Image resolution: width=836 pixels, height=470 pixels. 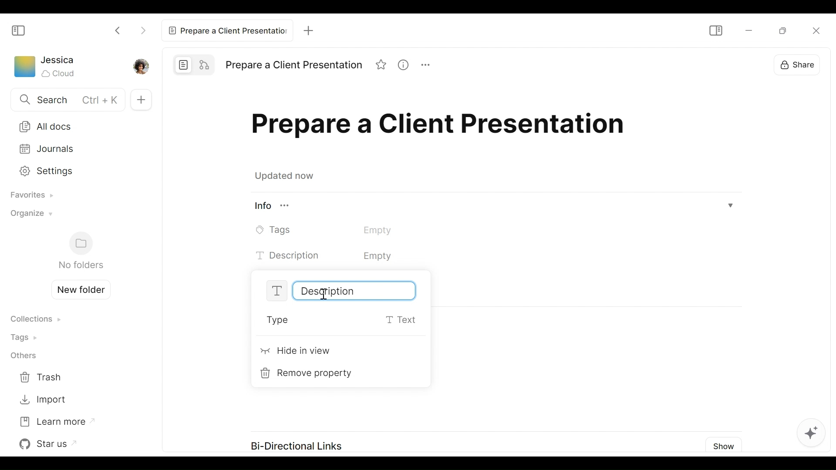 I want to click on Type, so click(x=344, y=320).